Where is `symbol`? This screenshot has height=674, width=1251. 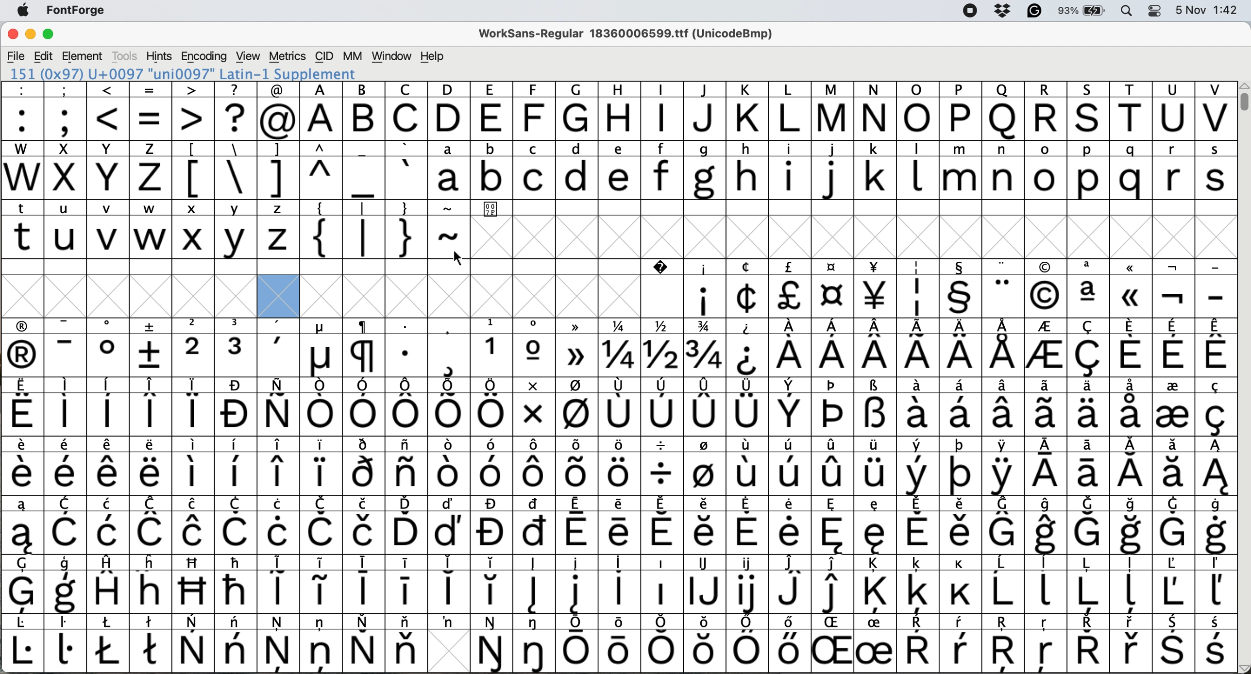
symbol is located at coordinates (1004, 525).